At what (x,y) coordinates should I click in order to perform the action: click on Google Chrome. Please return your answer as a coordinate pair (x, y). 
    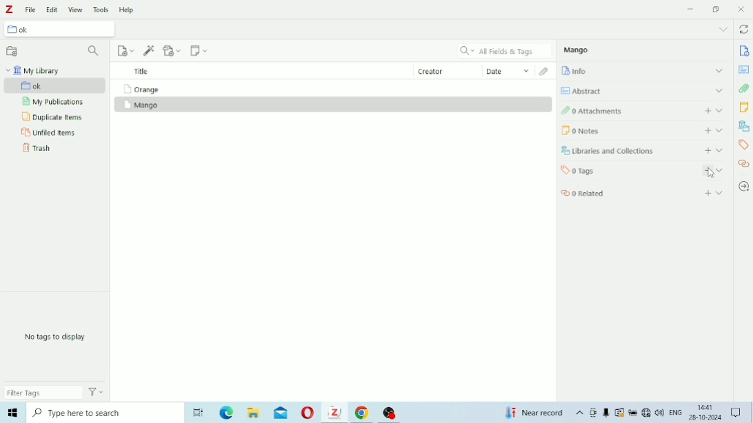
    Looking at the image, I should click on (363, 412).